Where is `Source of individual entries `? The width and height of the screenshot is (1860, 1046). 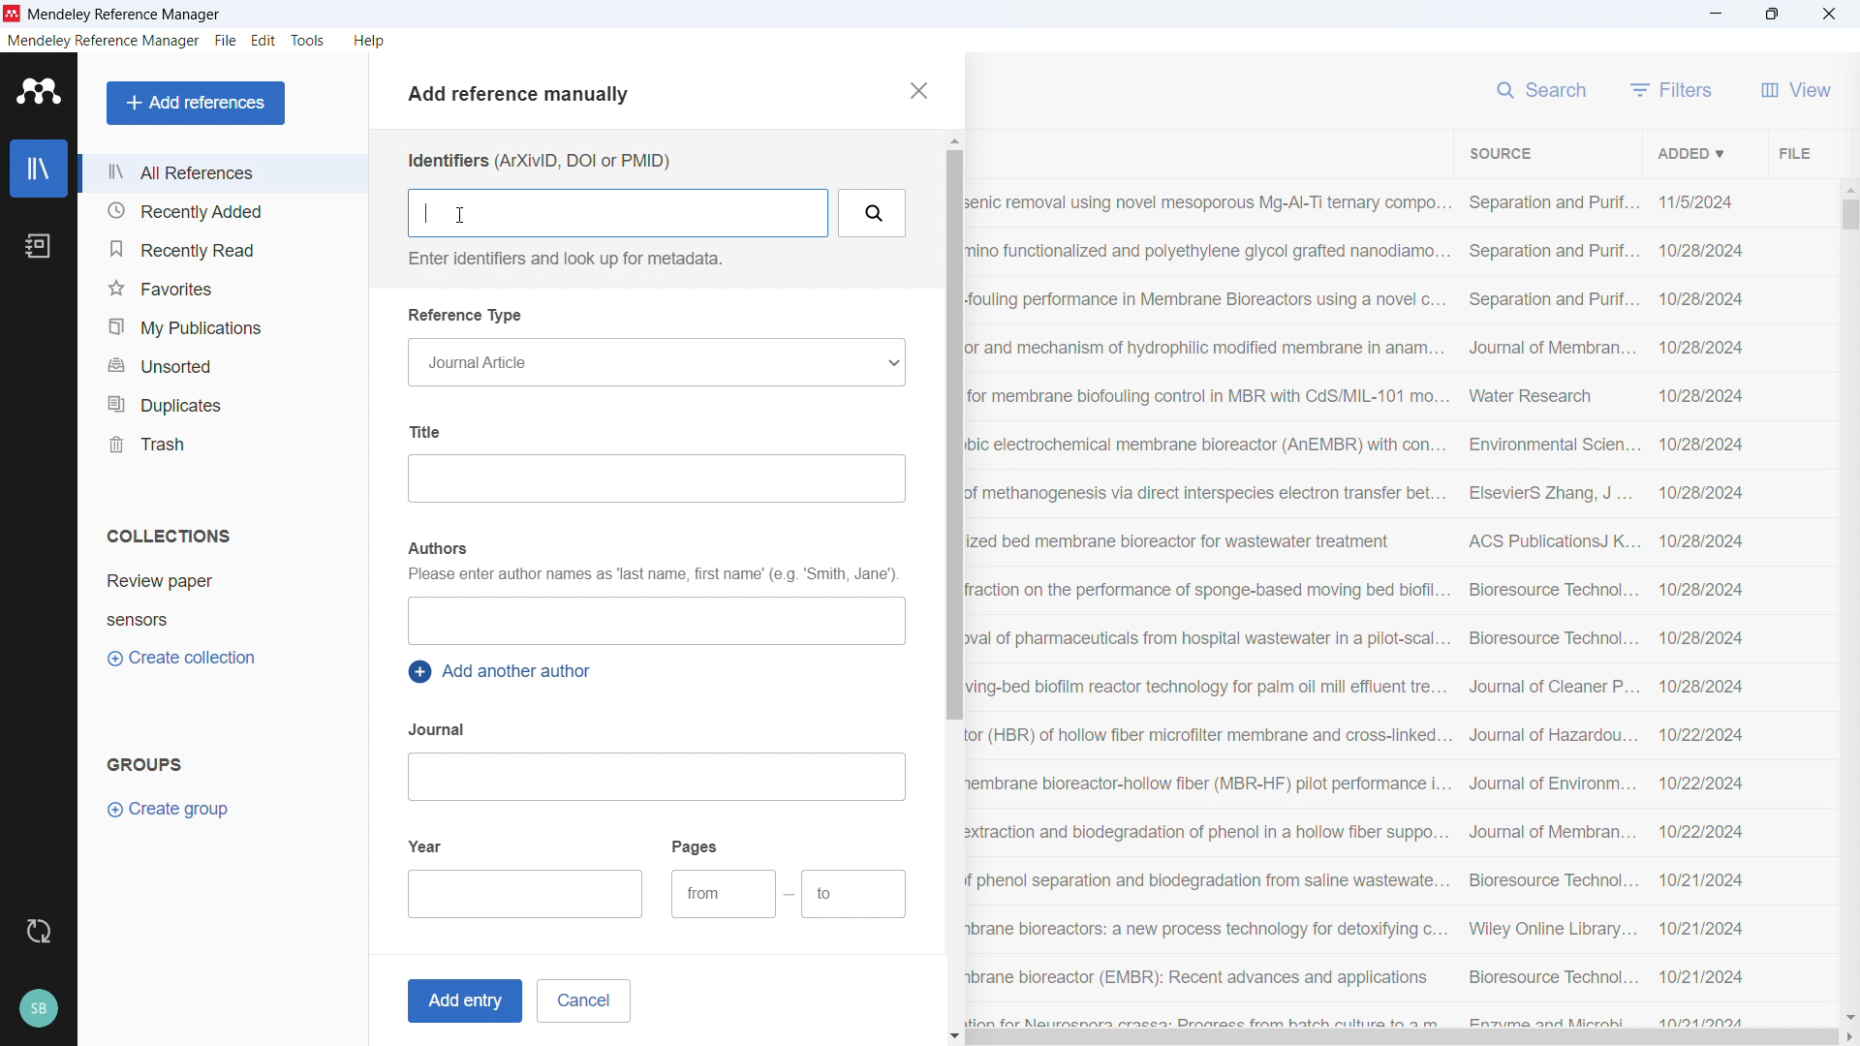 Source of individual entries  is located at coordinates (1551, 607).